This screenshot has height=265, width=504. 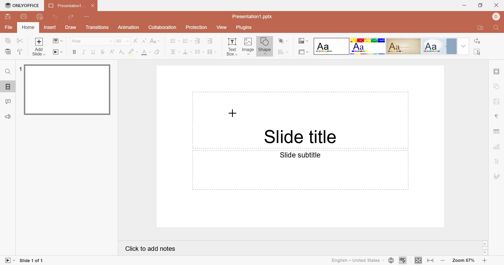 What do you see at coordinates (496, 17) in the screenshot?
I see `DELL` at bounding box center [496, 17].